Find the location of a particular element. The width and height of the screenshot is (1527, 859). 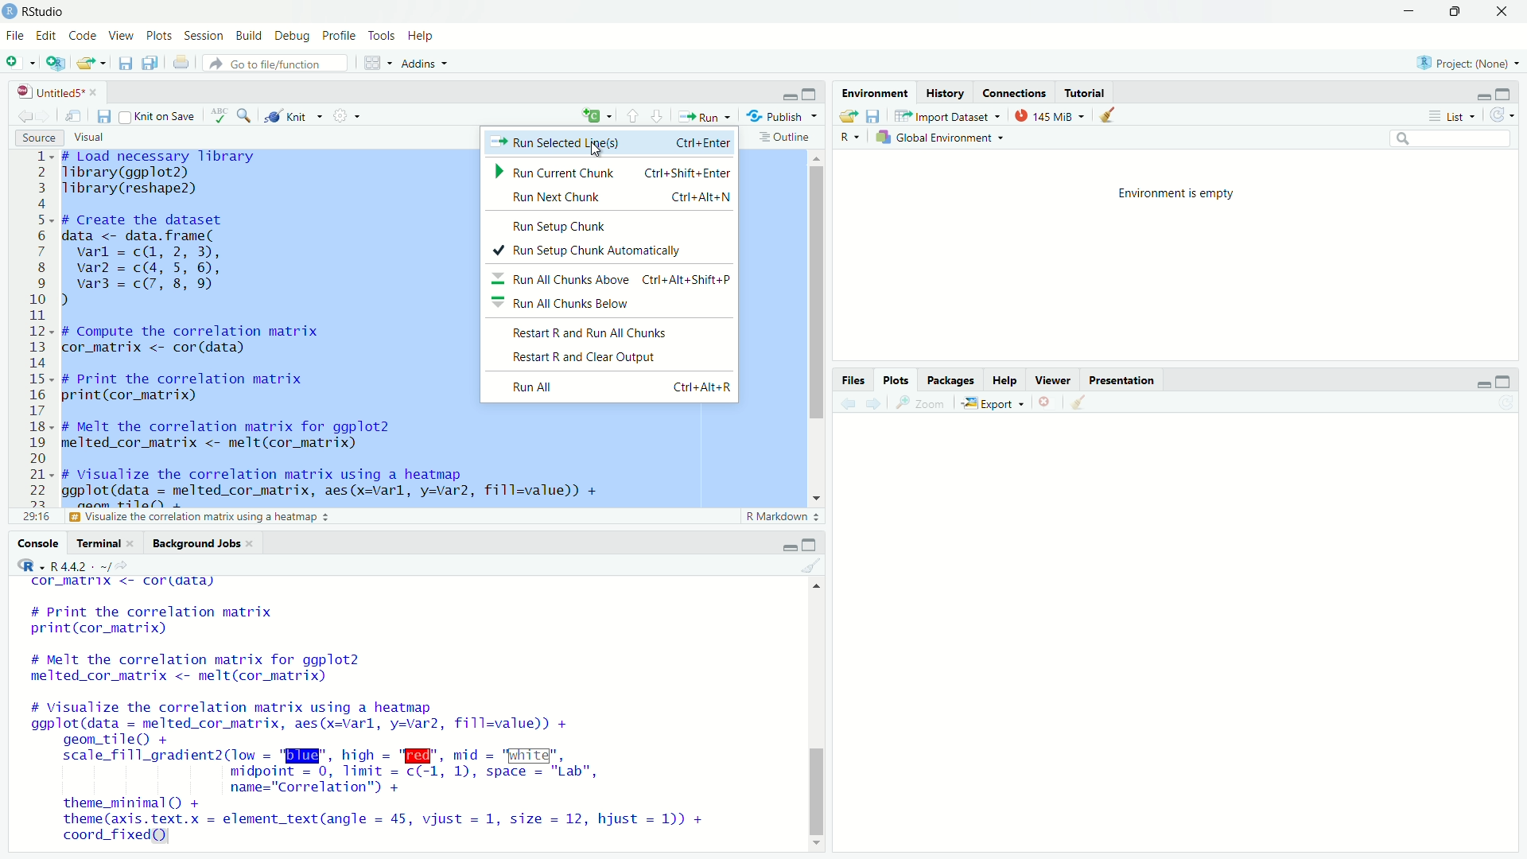

spelling check is located at coordinates (218, 115).